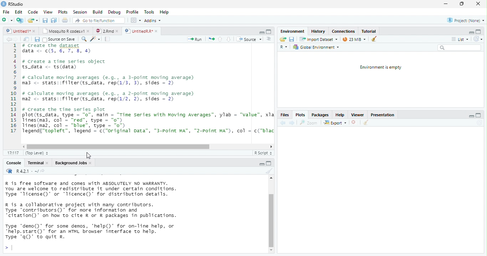 The width and height of the screenshot is (487, 256). What do you see at coordinates (37, 39) in the screenshot?
I see `save` at bounding box center [37, 39].